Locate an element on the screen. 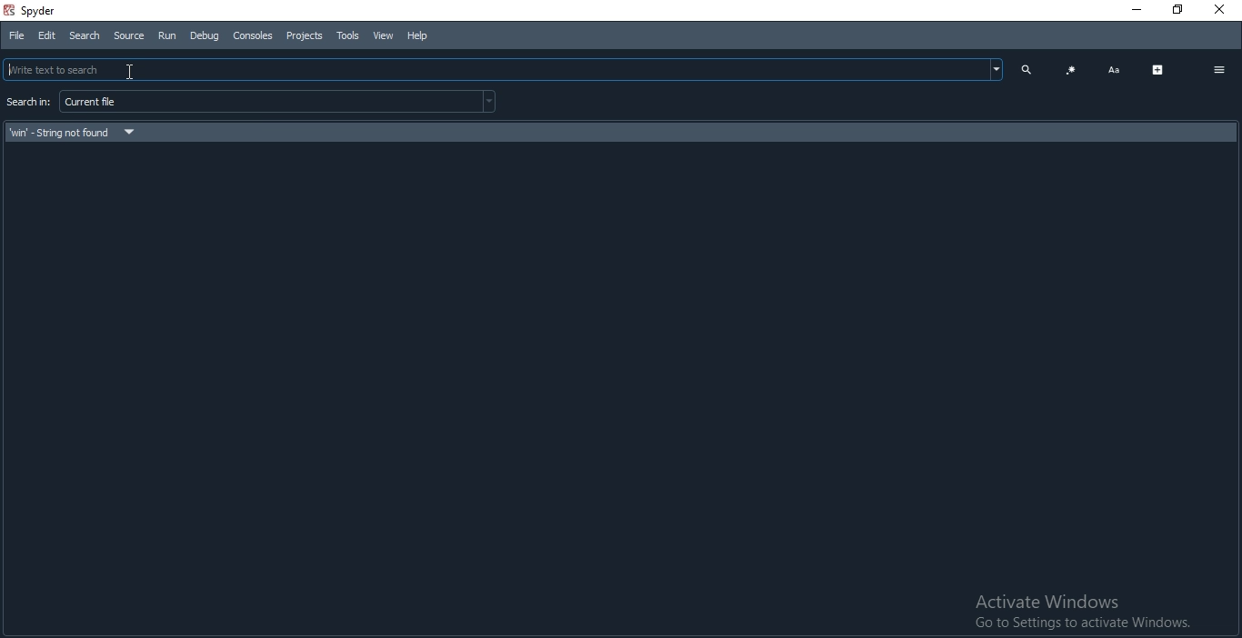  current file is located at coordinates (279, 101).